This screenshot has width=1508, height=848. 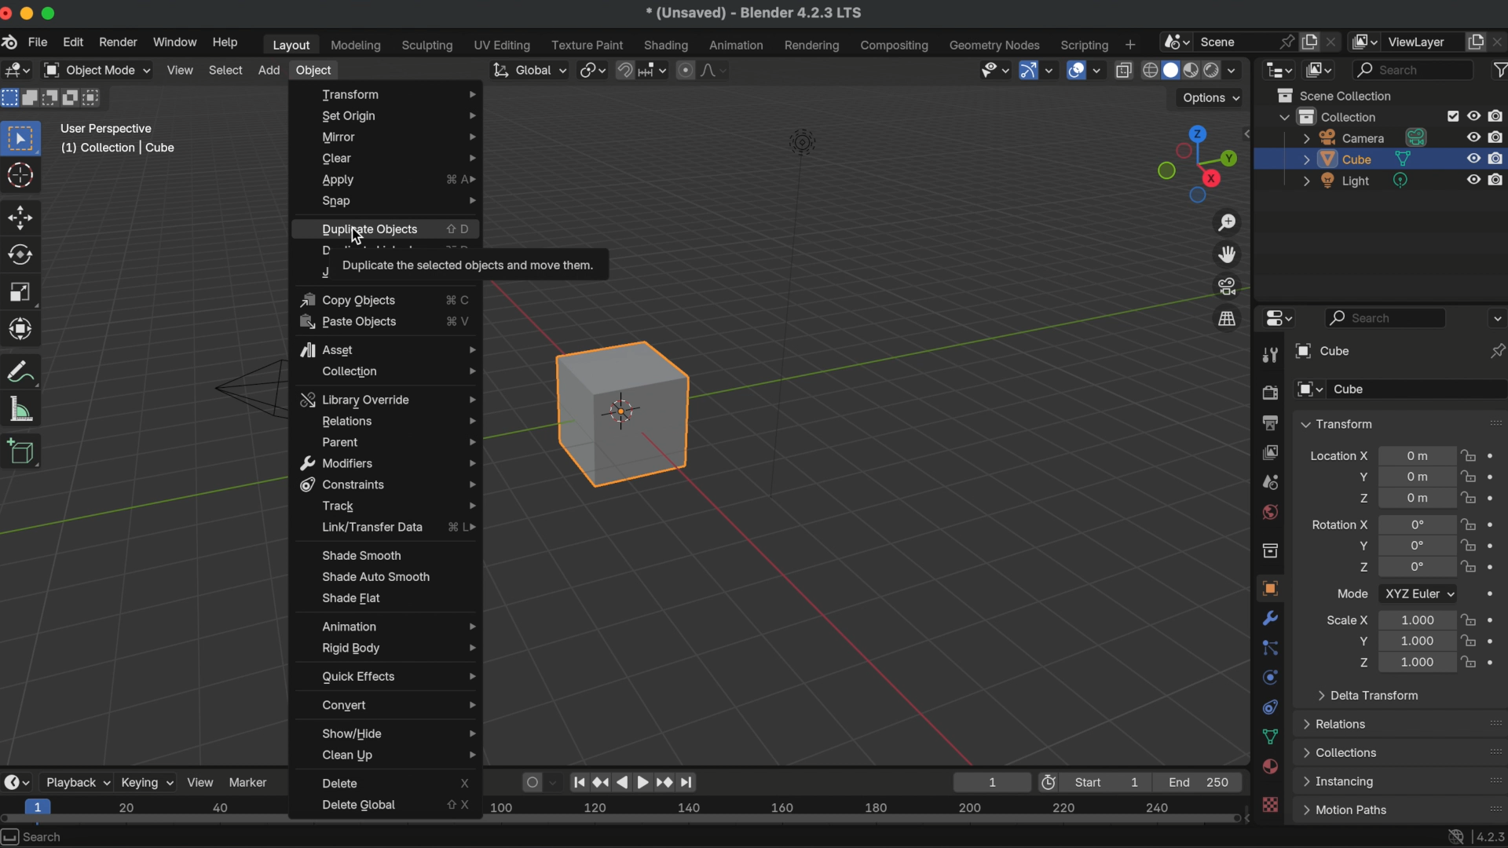 I want to click on selectability & visibility, so click(x=993, y=69).